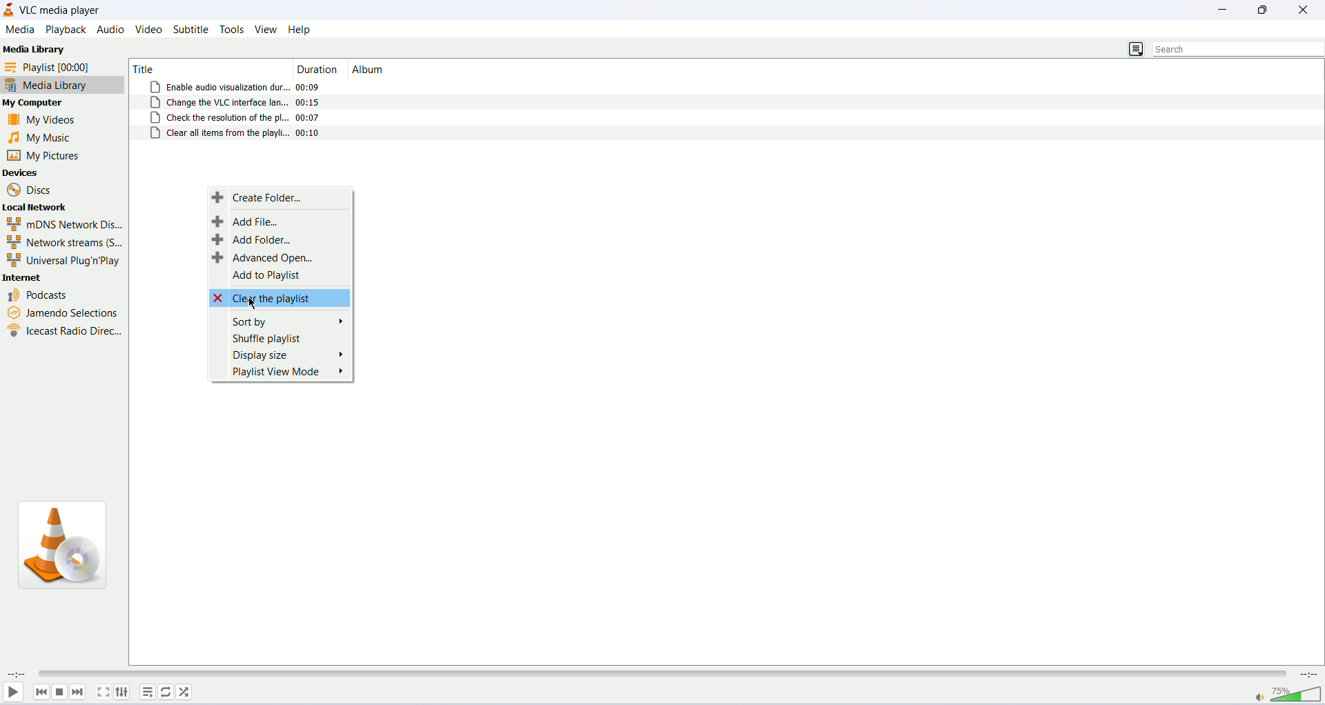  What do you see at coordinates (59, 693) in the screenshot?
I see `stop` at bounding box center [59, 693].